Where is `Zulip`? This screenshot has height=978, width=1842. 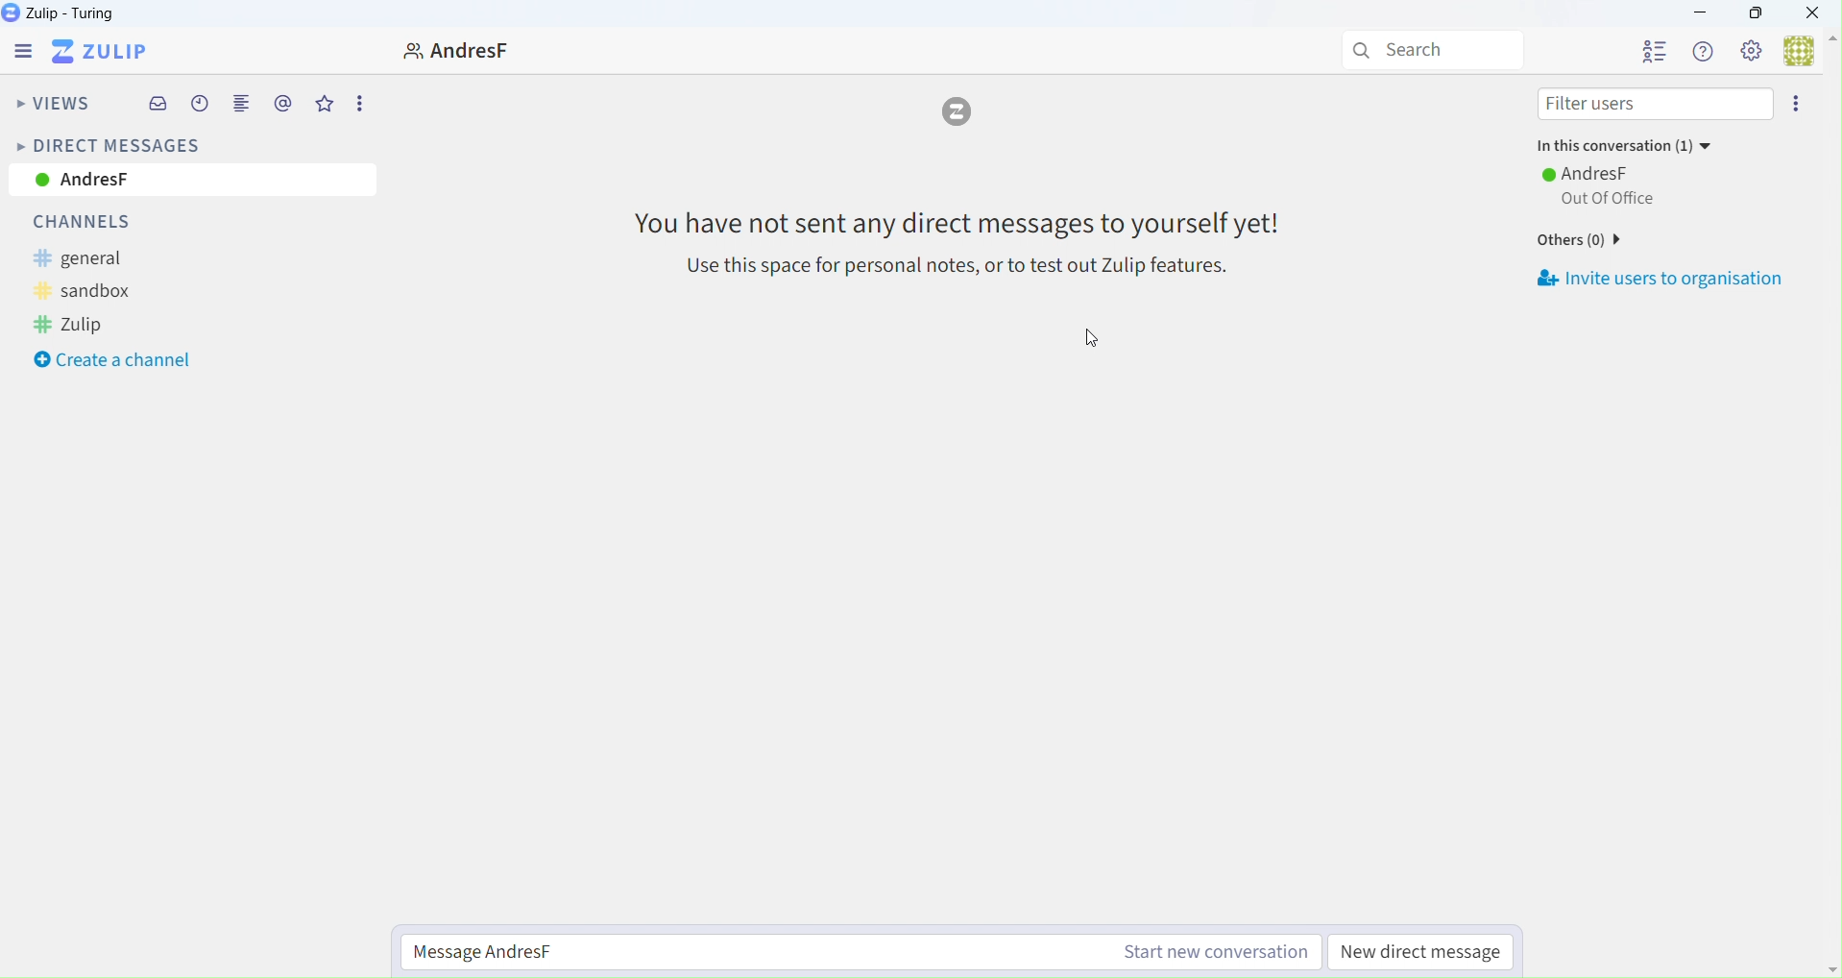 Zulip is located at coordinates (67, 13).